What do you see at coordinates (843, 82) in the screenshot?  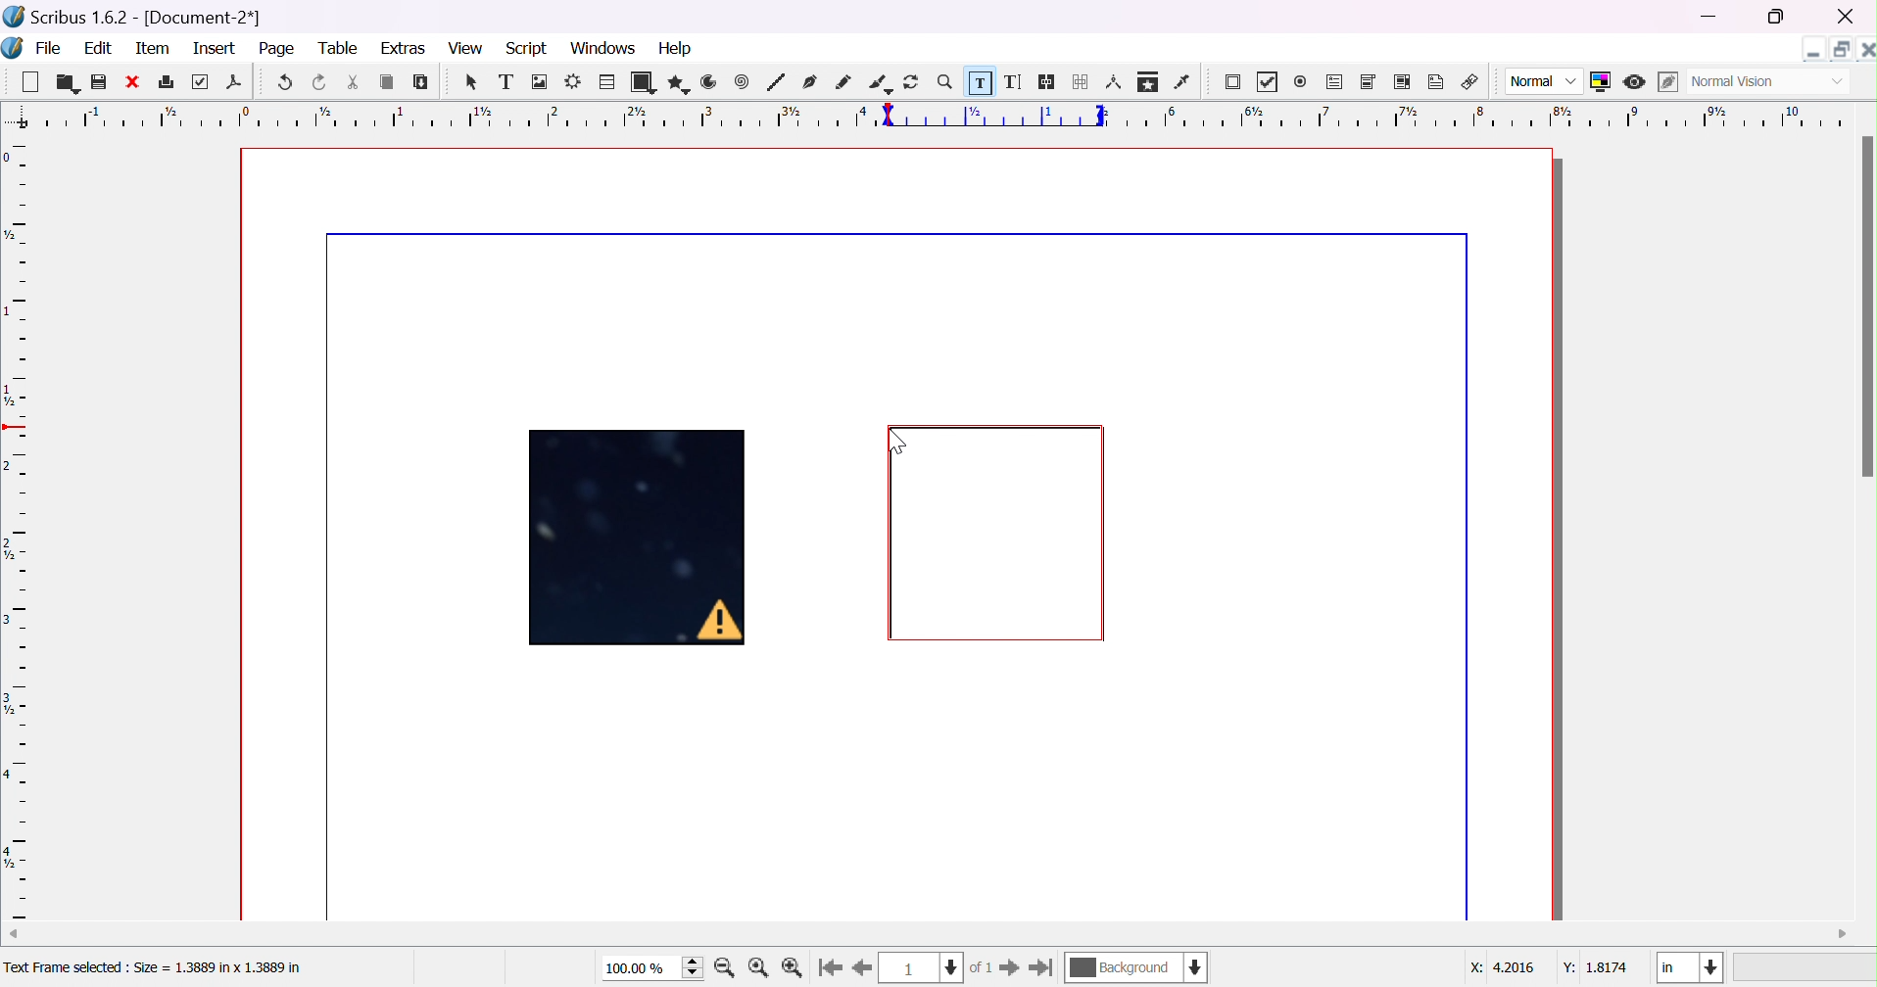 I see `freehand line` at bounding box center [843, 82].